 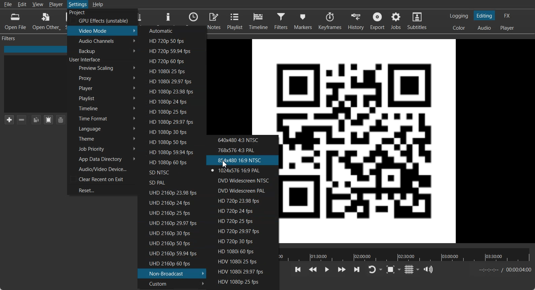 What do you see at coordinates (242, 282) in the screenshot?
I see `HDV 1080p 25 fps` at bounding box center [242, 282].